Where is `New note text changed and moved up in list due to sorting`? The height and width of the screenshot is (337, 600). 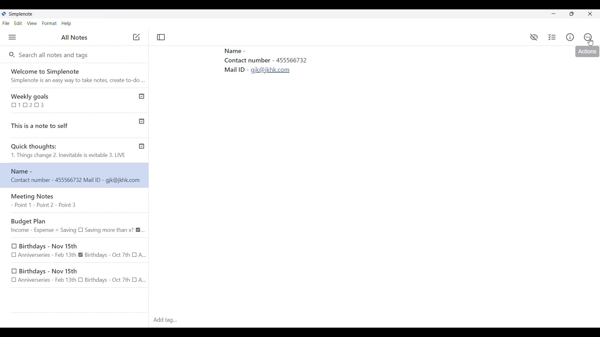
New note text changed and moved up in list due to sorting is located at coordinates (74, 175).